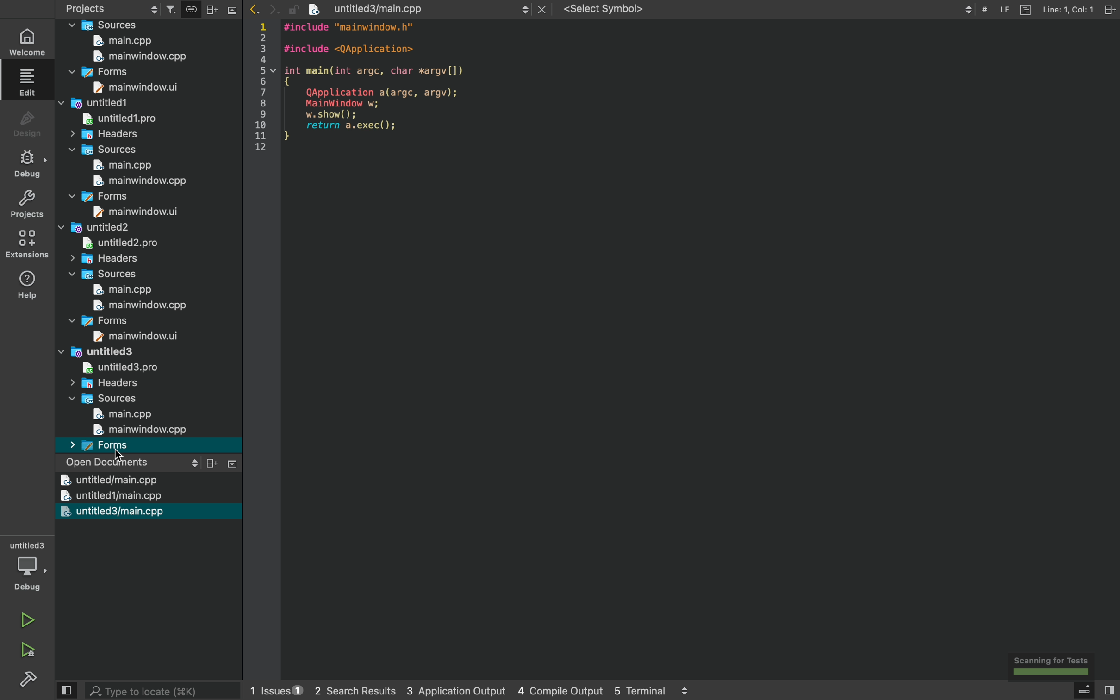 This screenshot has width=1120, height=700. I want to click on debug, so click(30, 568).